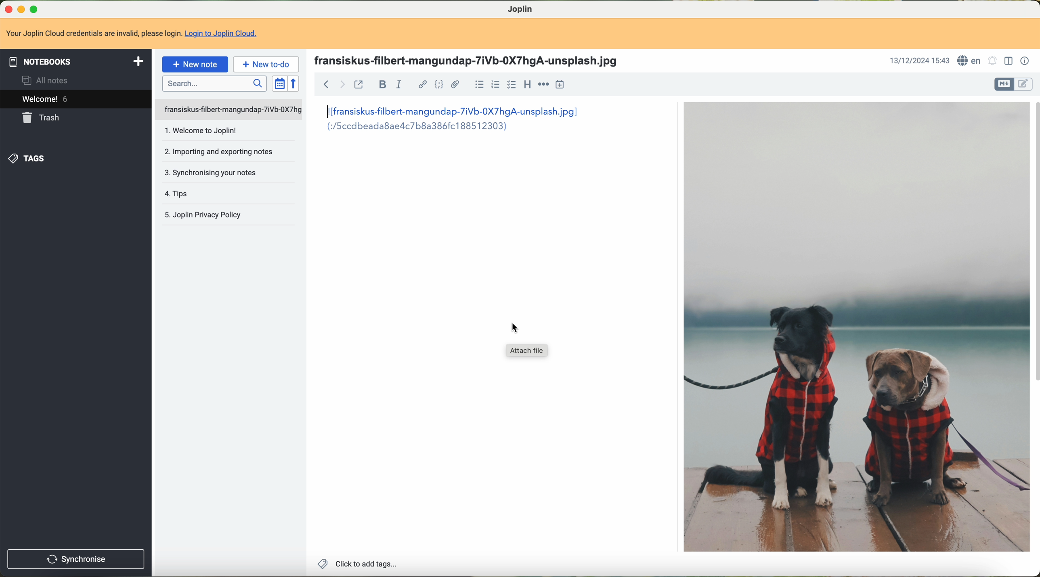 The width and height of the screenshot is (1040, 577). Describe the element at coordinates (266, 65) in the screenshot. I see `new to-do` at that location.